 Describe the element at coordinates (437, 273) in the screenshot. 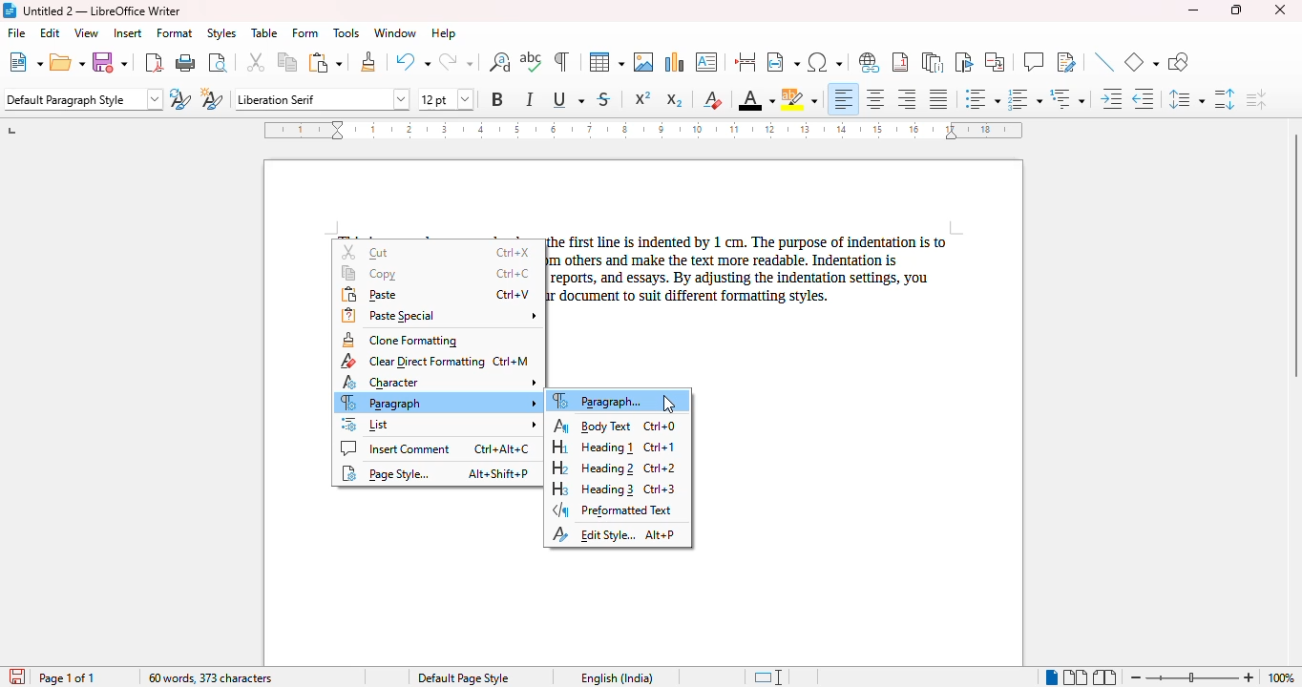

I see `copy` at that location.